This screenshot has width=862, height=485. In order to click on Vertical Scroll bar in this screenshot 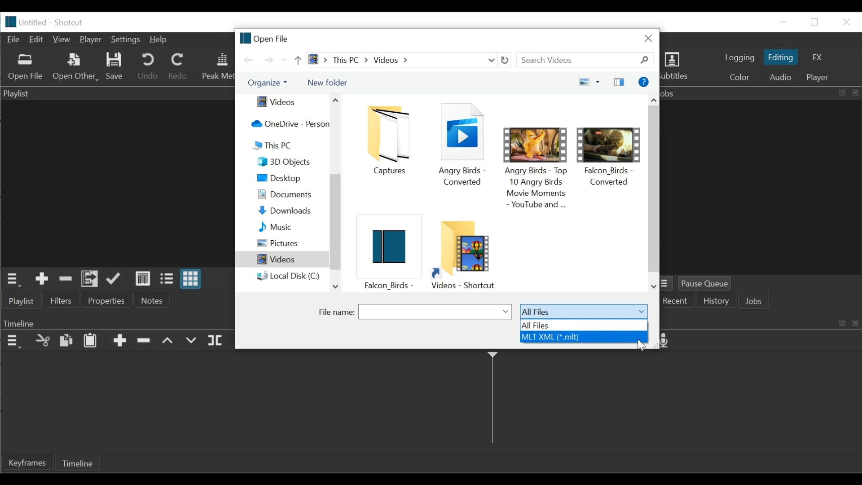, I will do `click(654, 187)`.